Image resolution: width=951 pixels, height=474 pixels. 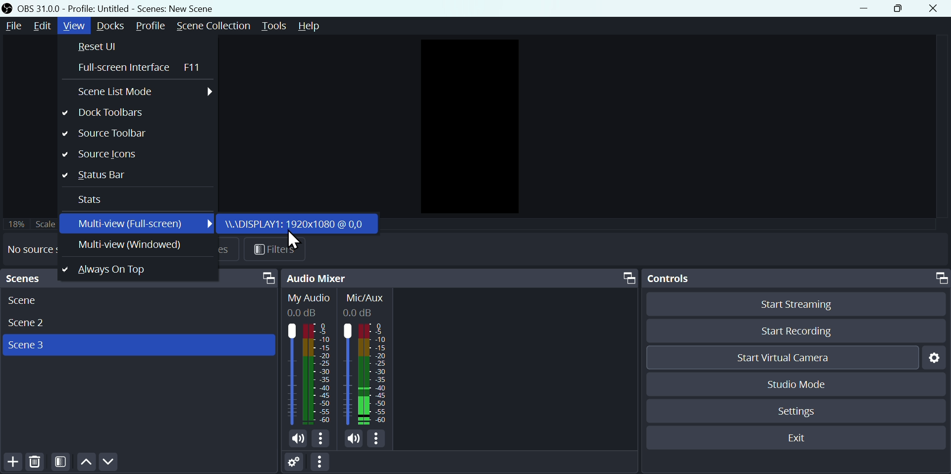 What do you see at coordinates (213, 26) in the screenshot?
I see `Scene Transition` at bounding box center [213, 26].